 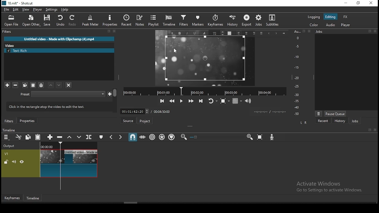 I want to click on overwrite, so click(x=79, y=137).